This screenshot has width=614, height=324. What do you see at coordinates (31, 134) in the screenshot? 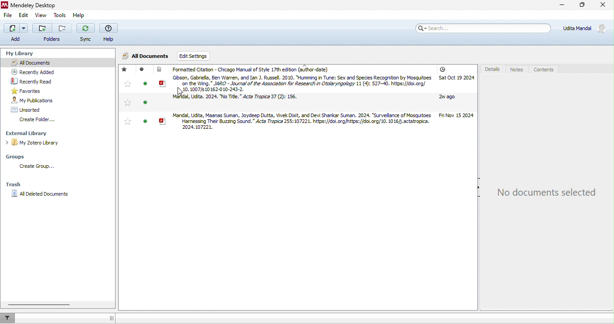
I see `external library` at bounding box center [31, 134].